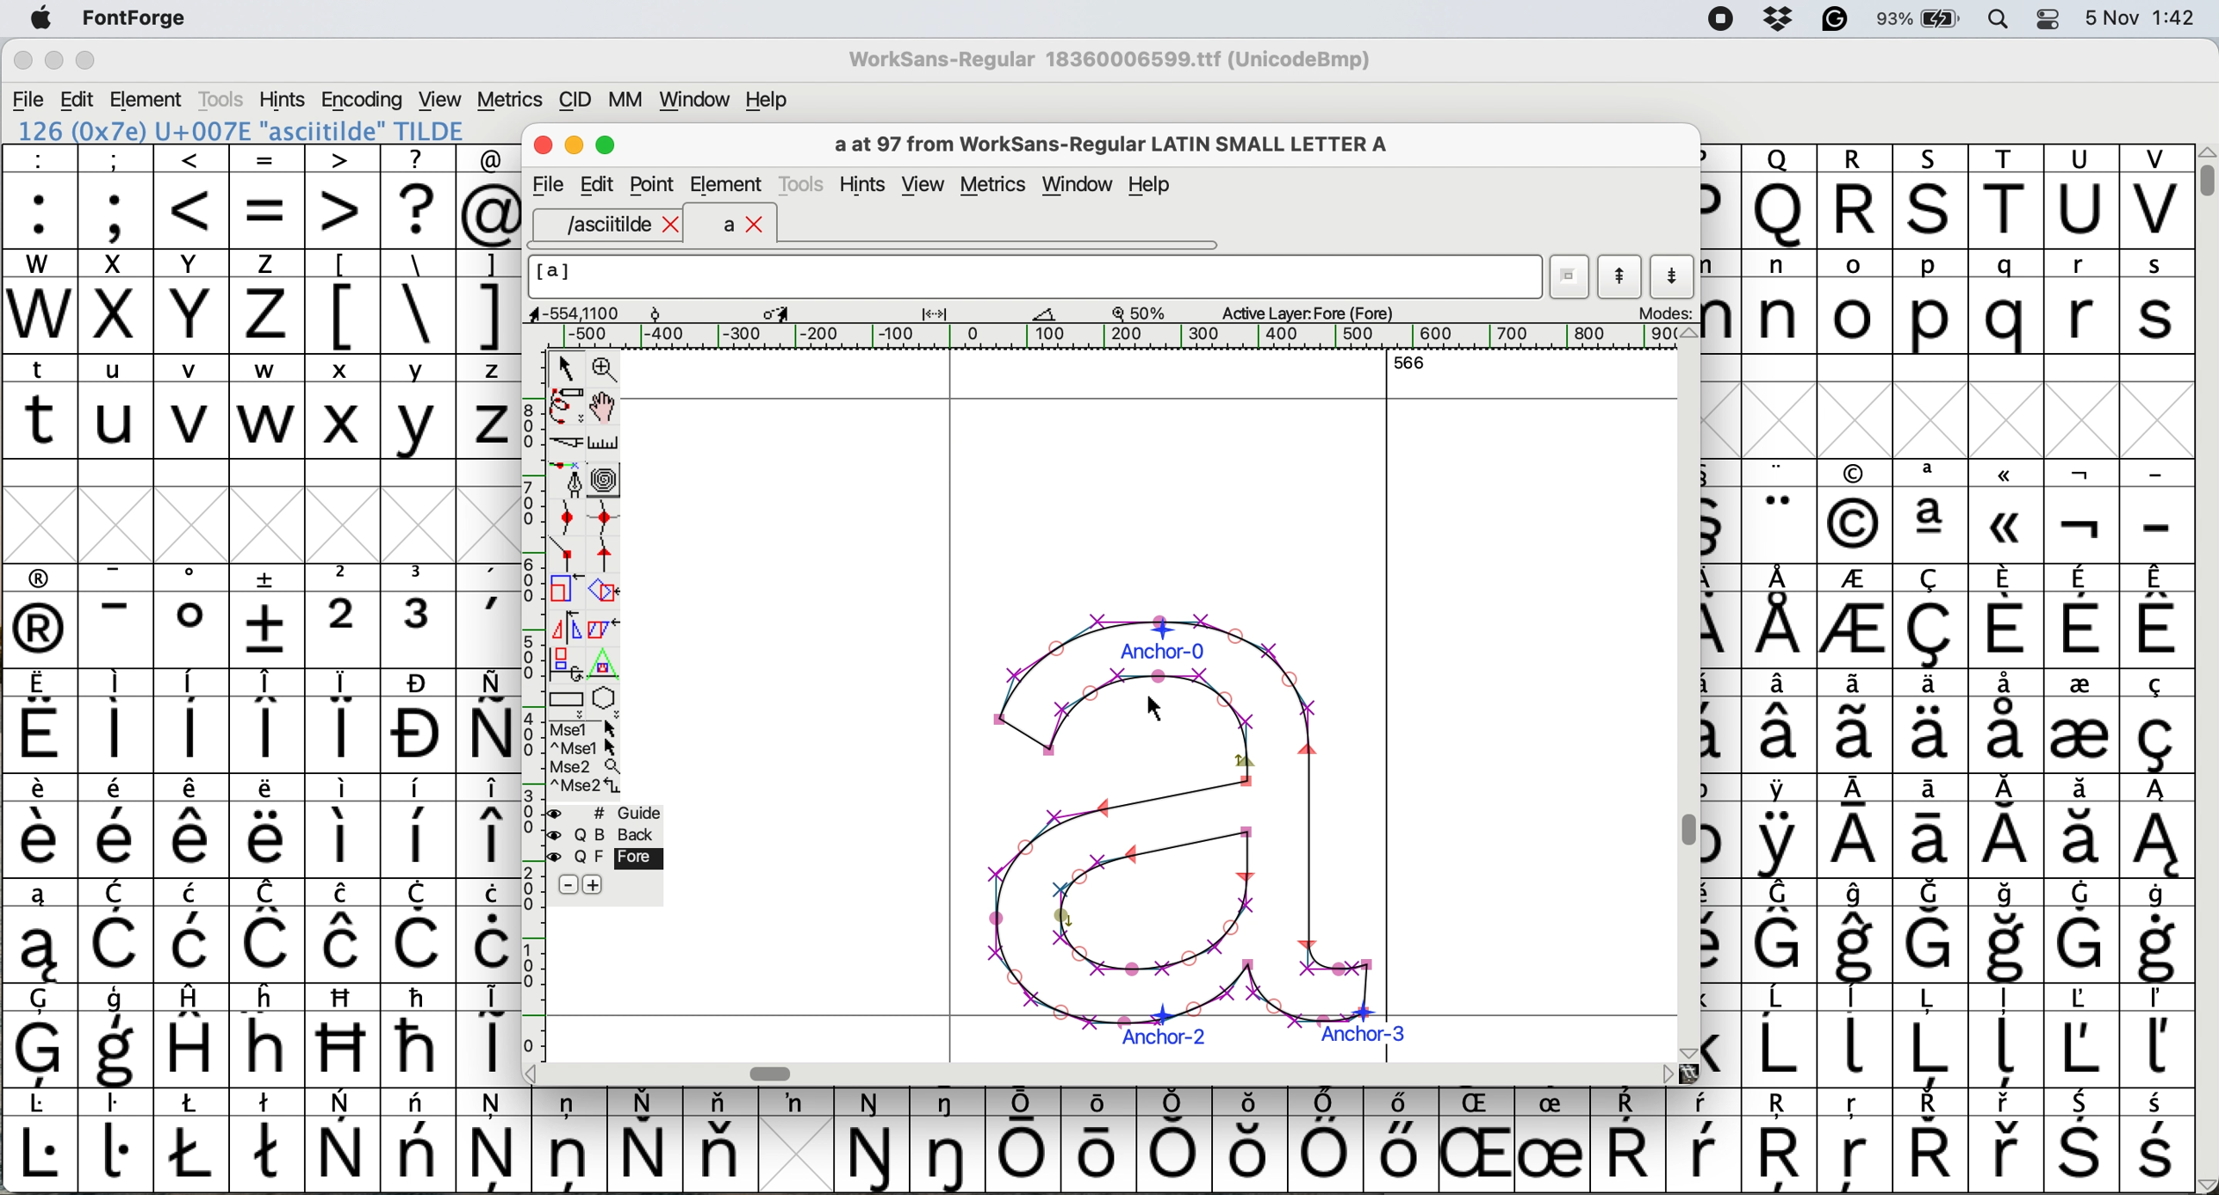 The width and height of the screenshot is (2219, 1195). What do you see at coordinates (568, 588) in the screenshot?
I see `scale selection` at bounding box center [568, 588].